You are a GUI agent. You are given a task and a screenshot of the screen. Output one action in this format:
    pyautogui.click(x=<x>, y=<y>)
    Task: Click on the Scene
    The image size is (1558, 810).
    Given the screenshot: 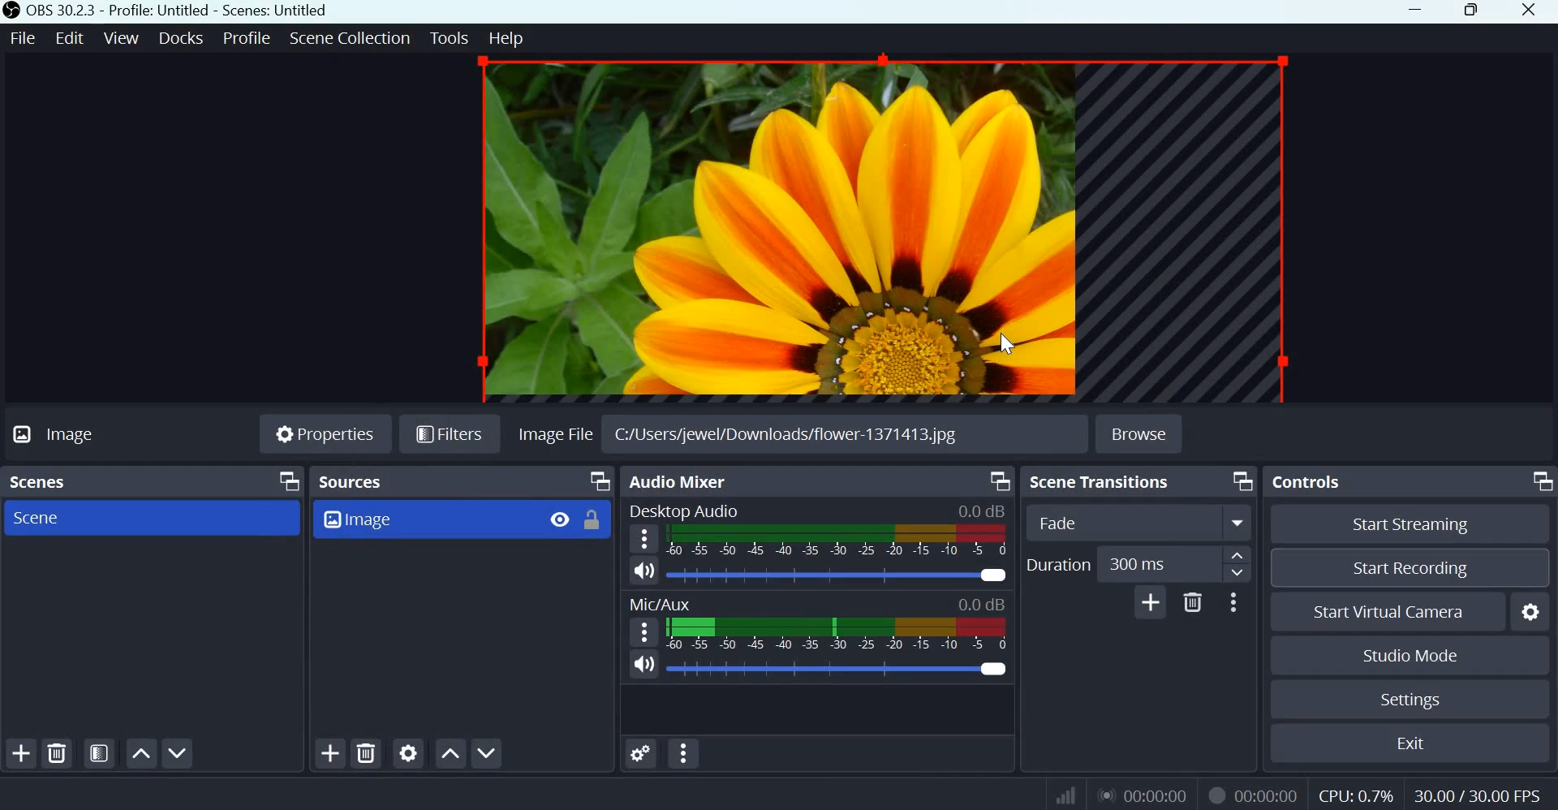 What is the action you would take?
    pyautogui.click(x=48, y=519)
    